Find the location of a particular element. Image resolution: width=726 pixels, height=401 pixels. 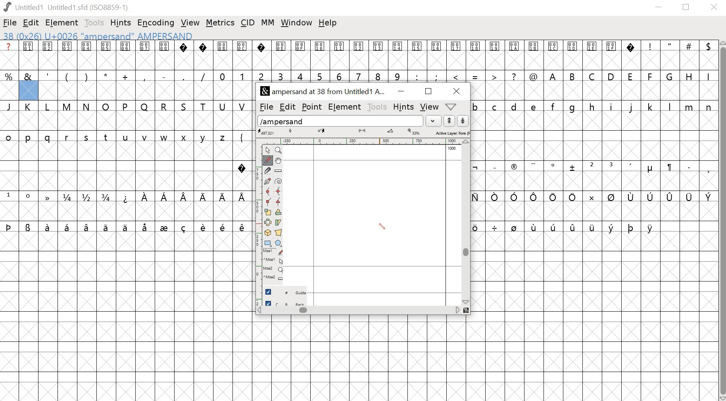

000C is located at coordinates (242, 54).